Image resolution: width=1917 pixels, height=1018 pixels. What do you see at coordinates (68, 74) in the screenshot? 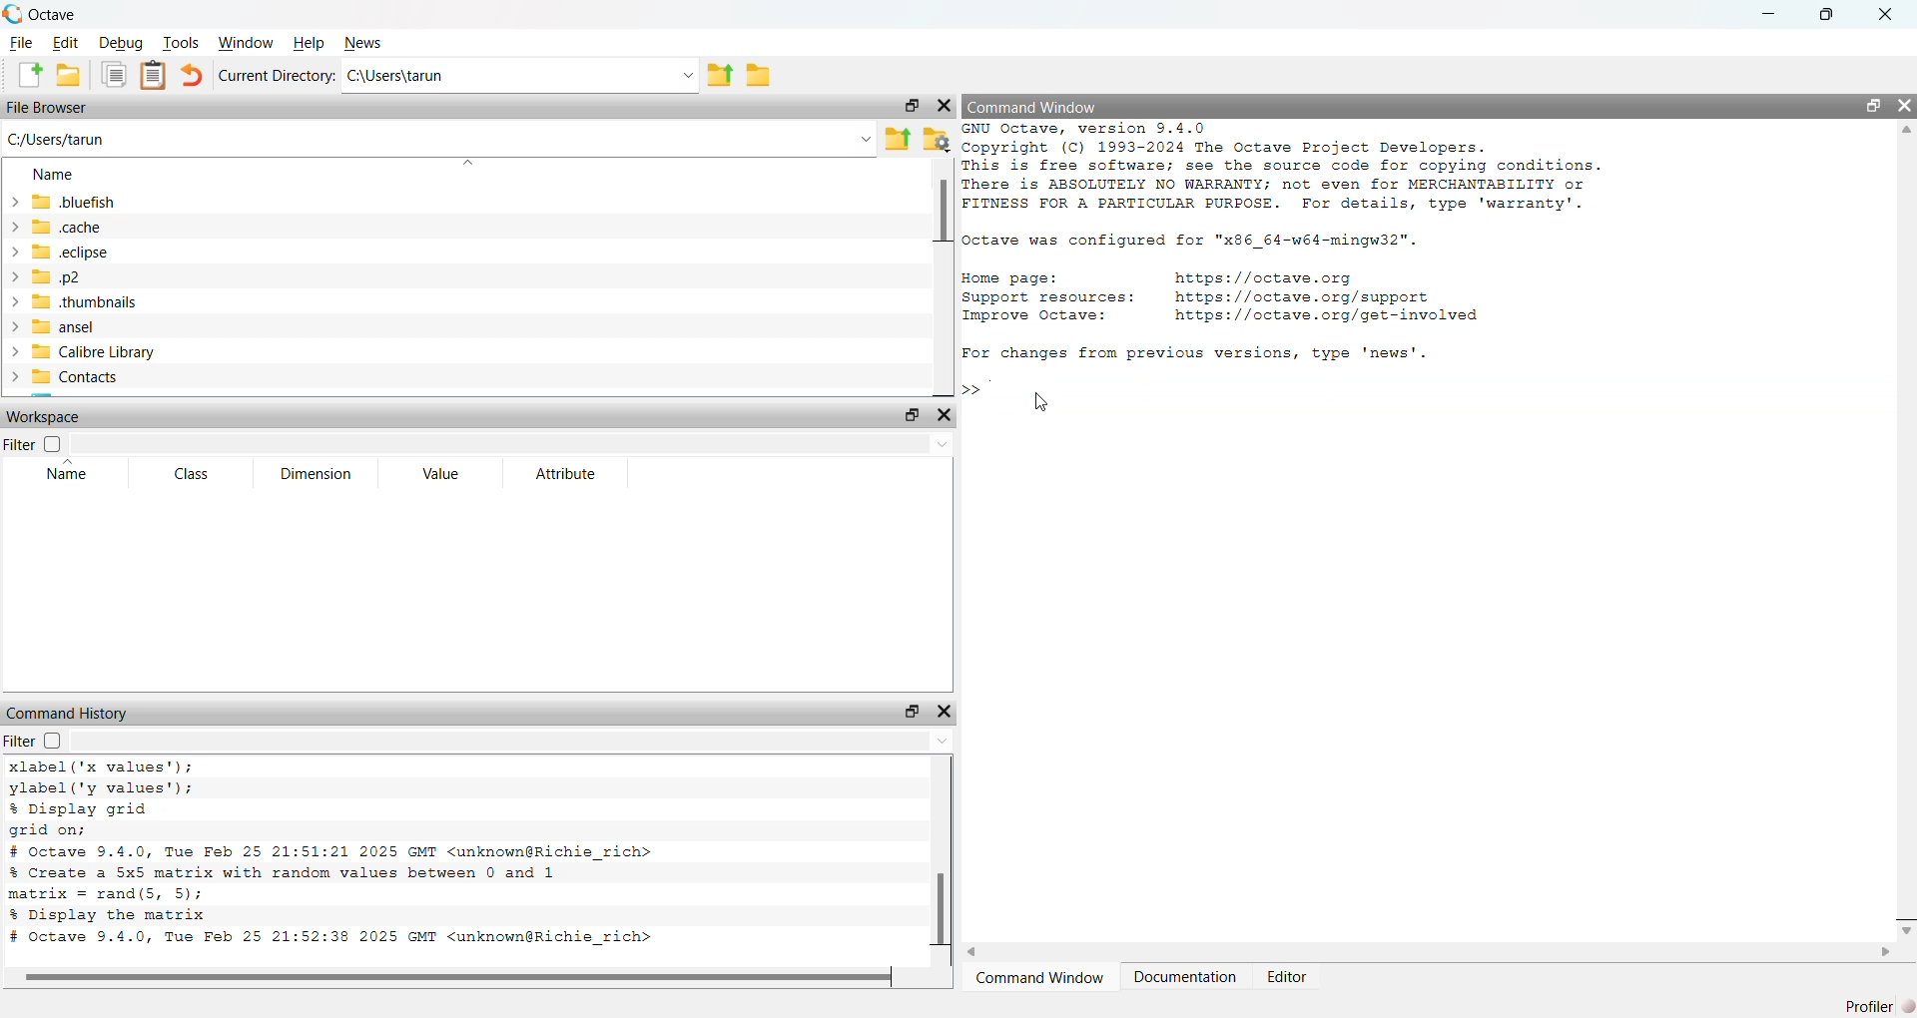
I see `save` at bounding box center [68, 74].